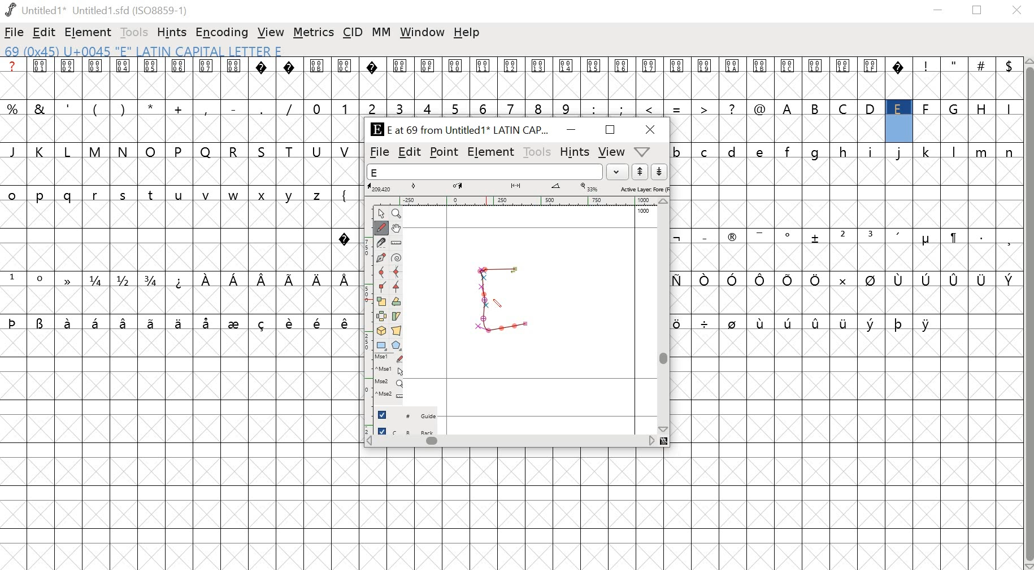 The height and width of the screenshot is (570, 1034). What do you see at coordinates (395, 346) in the screenshot?
I see `Polygon/star` at bounding box center [395, 346].